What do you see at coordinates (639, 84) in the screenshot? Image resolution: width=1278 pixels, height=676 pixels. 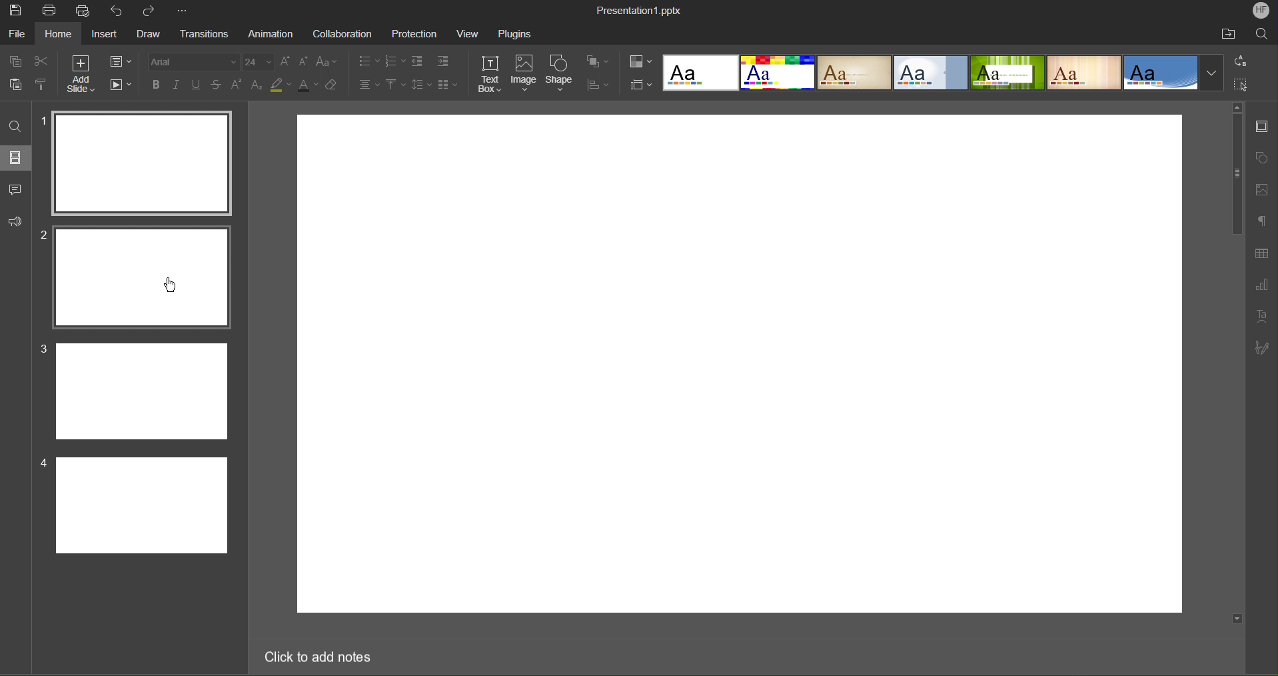 I see `Slide Settings` at bounding box center [639, 84].